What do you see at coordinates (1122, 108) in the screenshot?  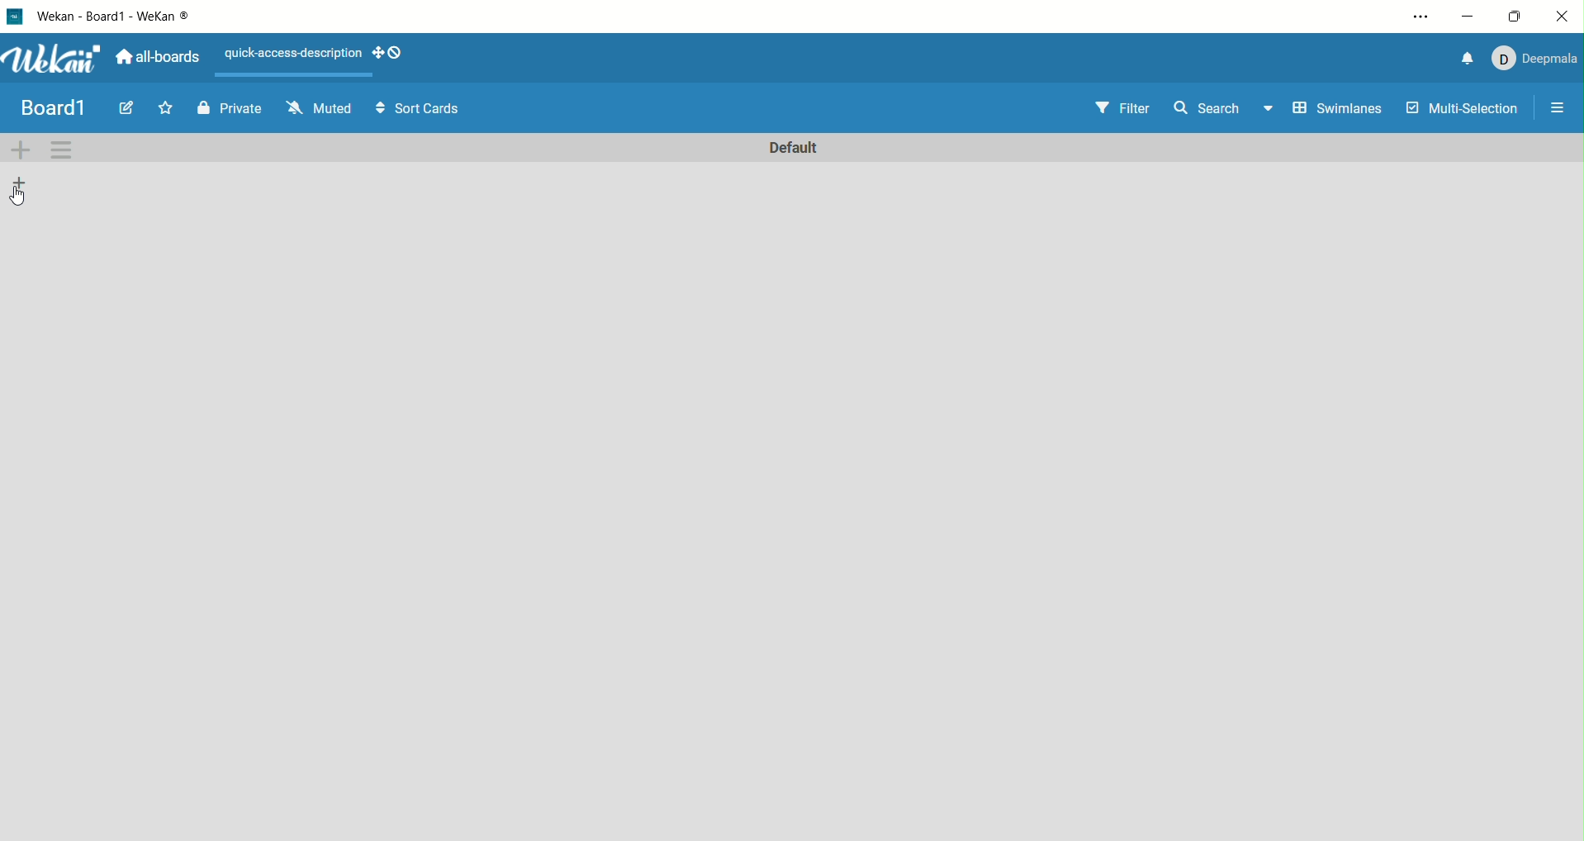 I see `filter` at bounding box center [1122, 108].